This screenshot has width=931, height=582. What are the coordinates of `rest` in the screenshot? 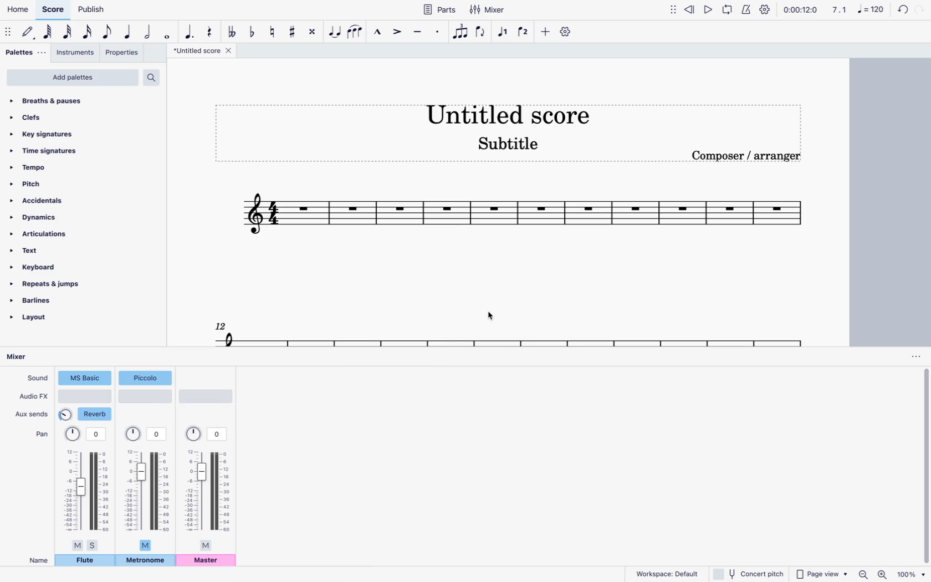 It's located at (209, 29).